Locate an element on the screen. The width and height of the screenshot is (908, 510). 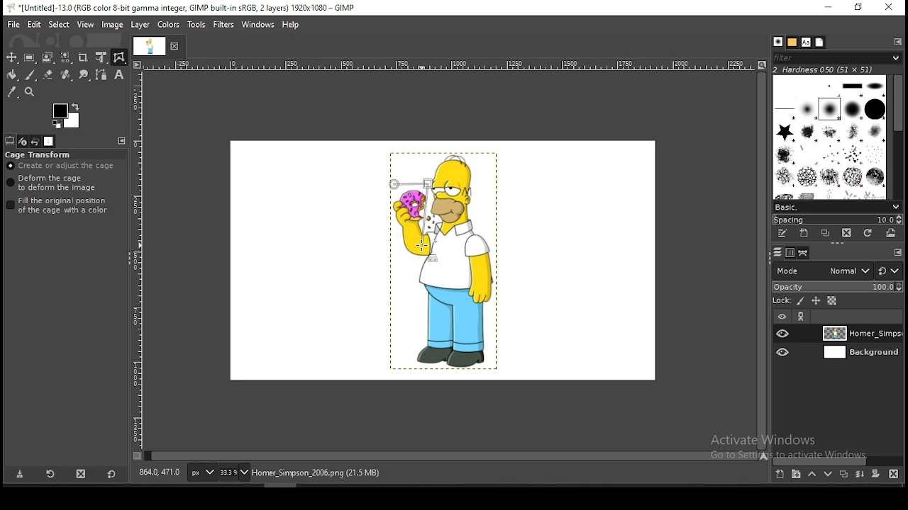
paths is located at coordinates (802, 253).